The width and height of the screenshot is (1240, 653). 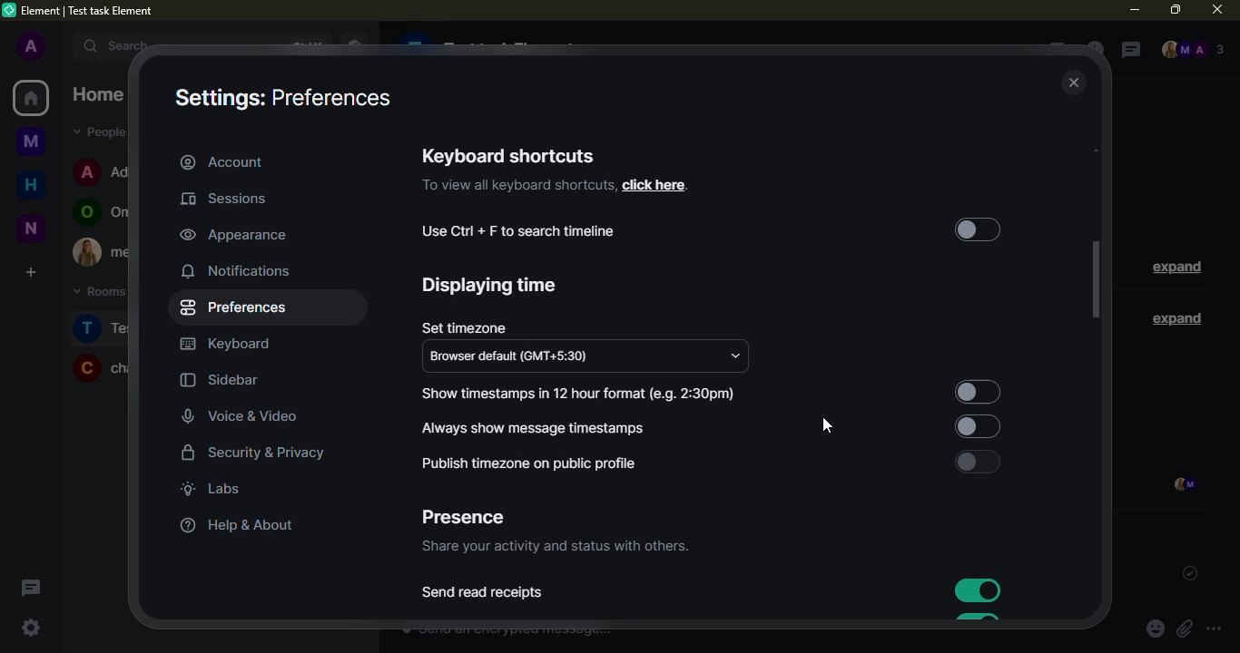 I want to click on expand, so click(x=1176, y=268).